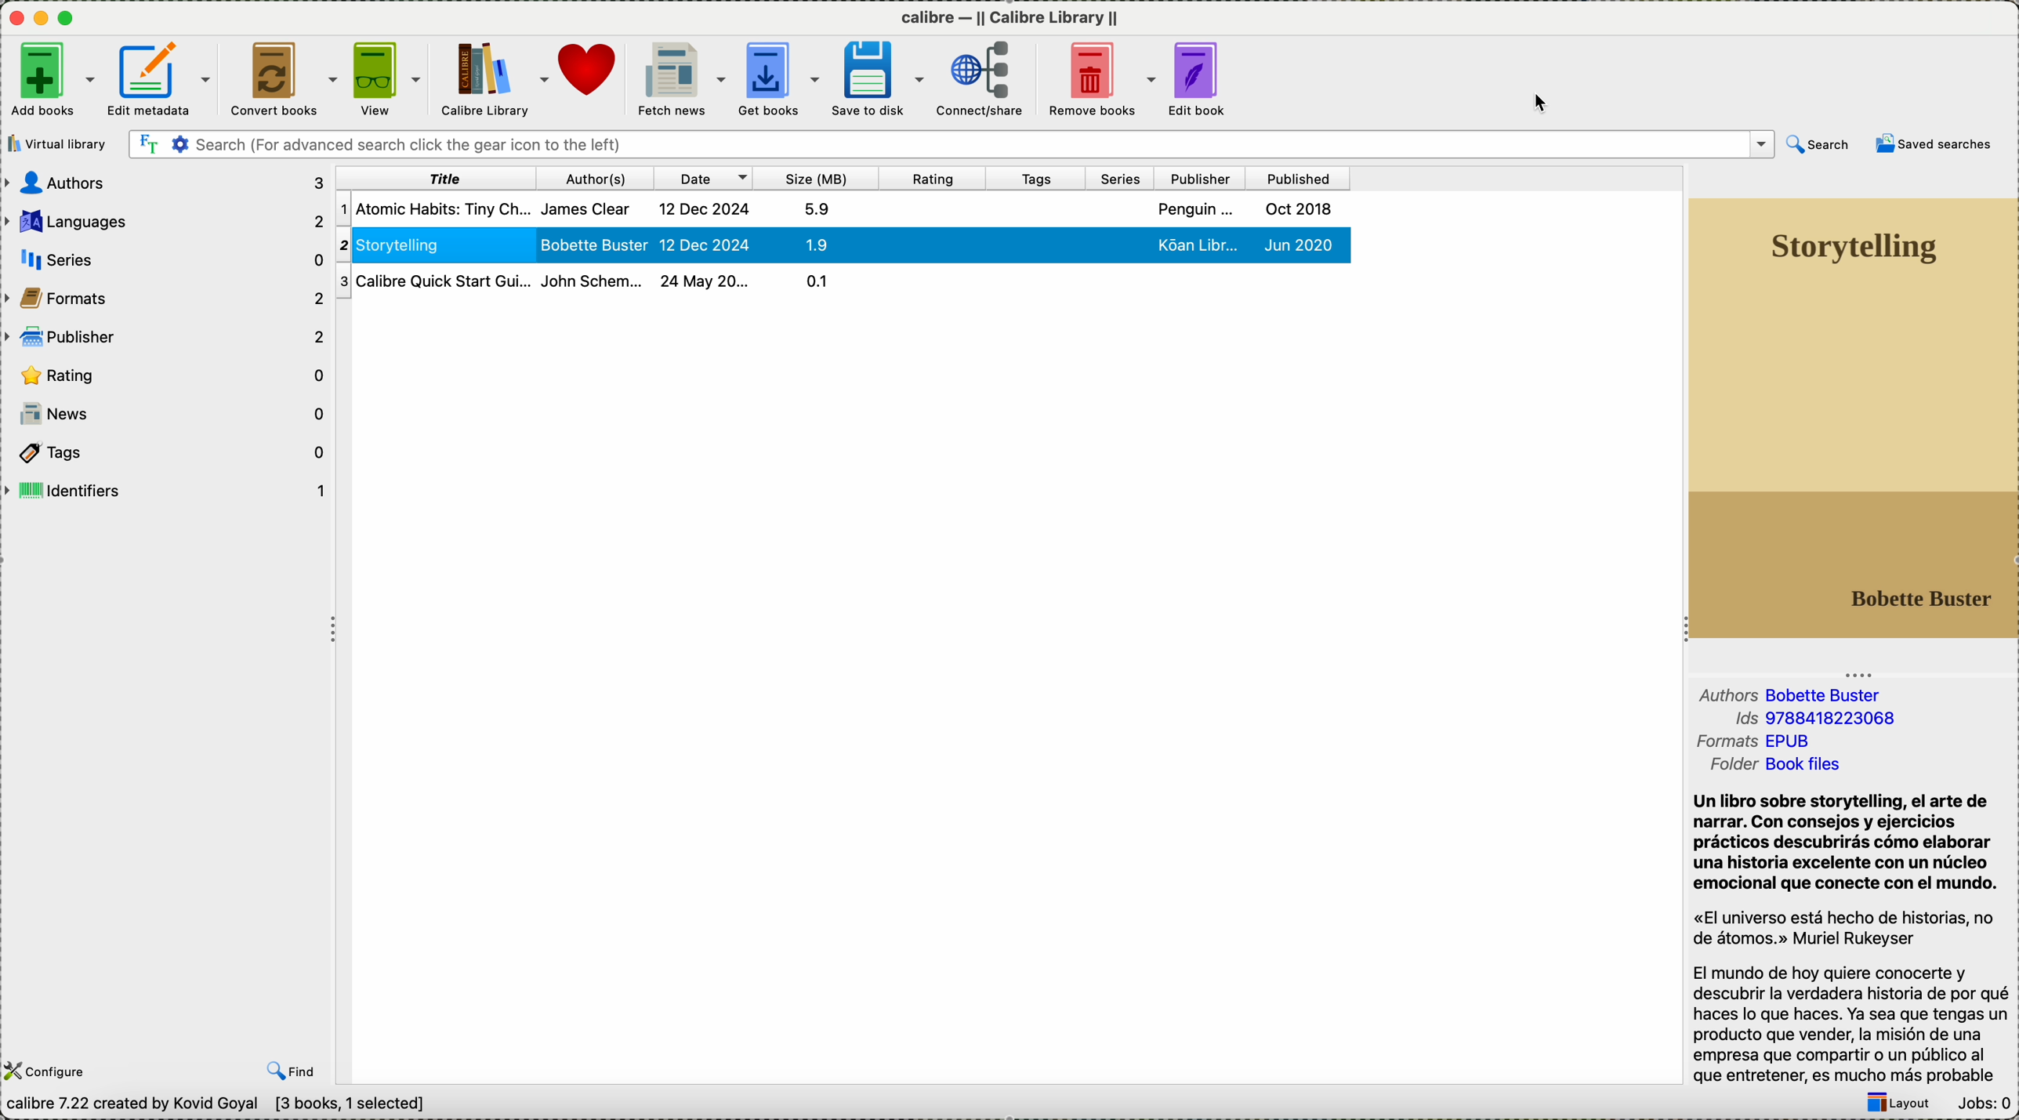 The height and width of the screenshot is (1120, 2019). What do you see at coordinates (781, 78) in the screenshot?
I see `get books` at bounding box center [781, 78].